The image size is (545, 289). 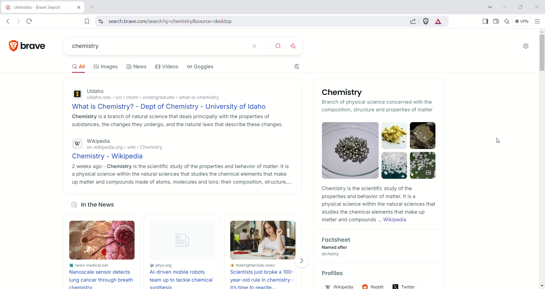 I want to click on close, so click(x=536, y=7).